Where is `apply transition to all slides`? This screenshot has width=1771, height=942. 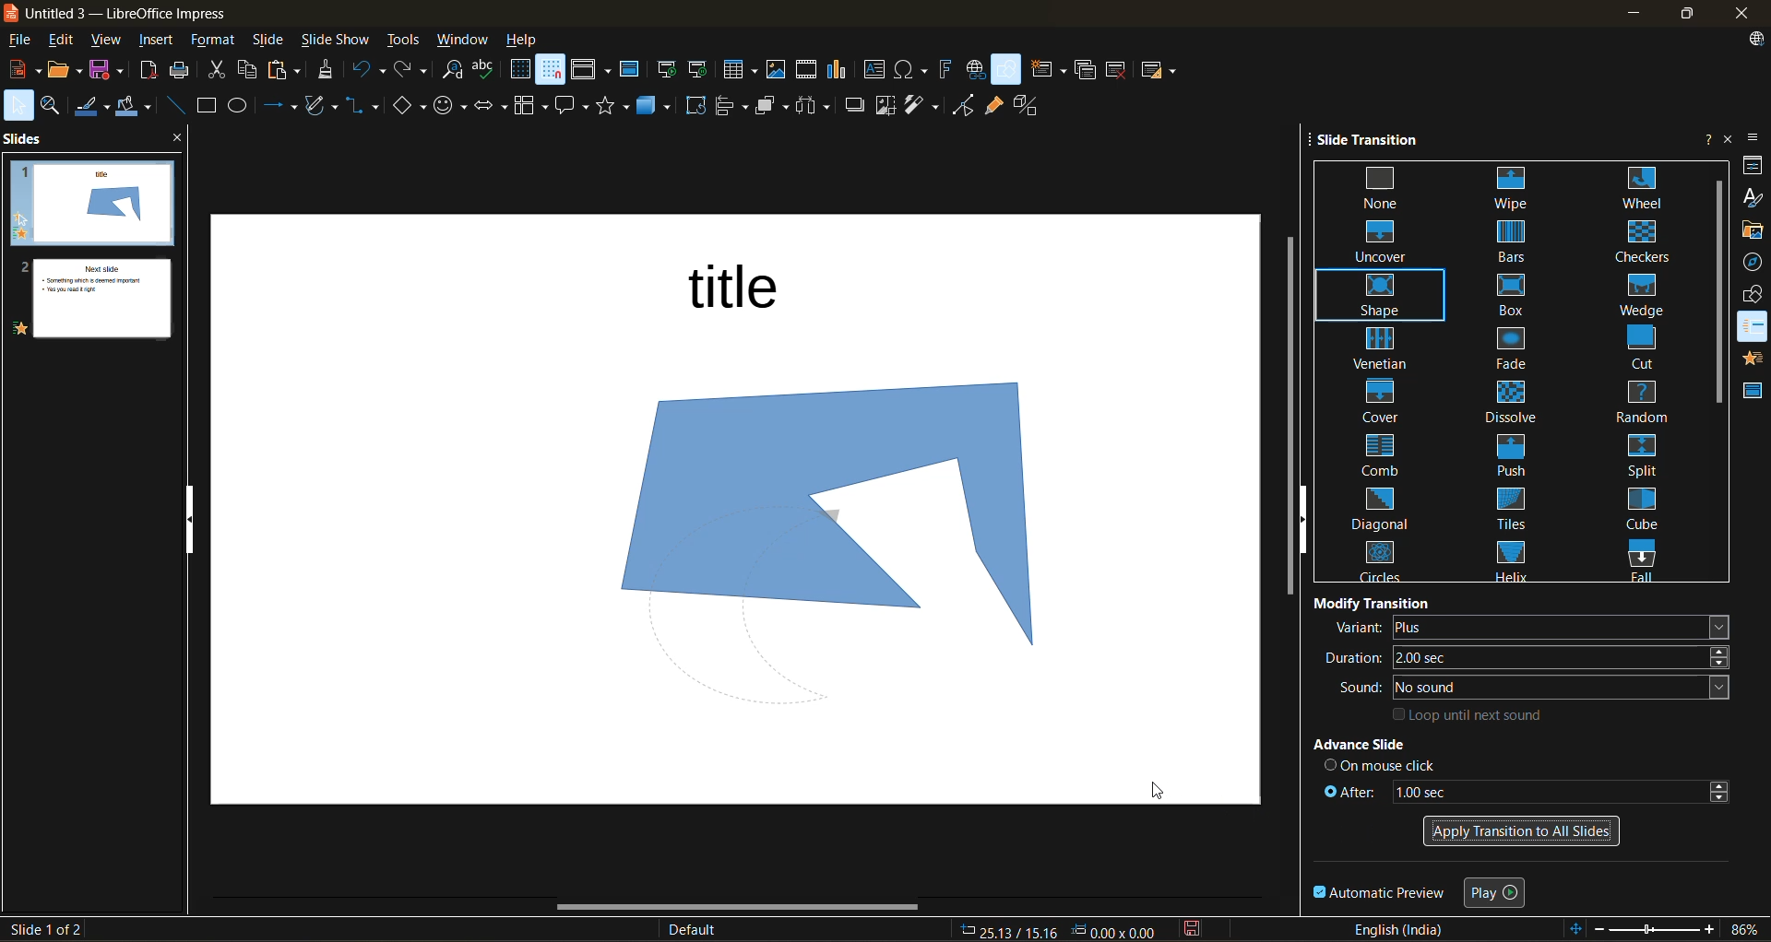
apply transition to all slides is located at coordinates (1519, 829).